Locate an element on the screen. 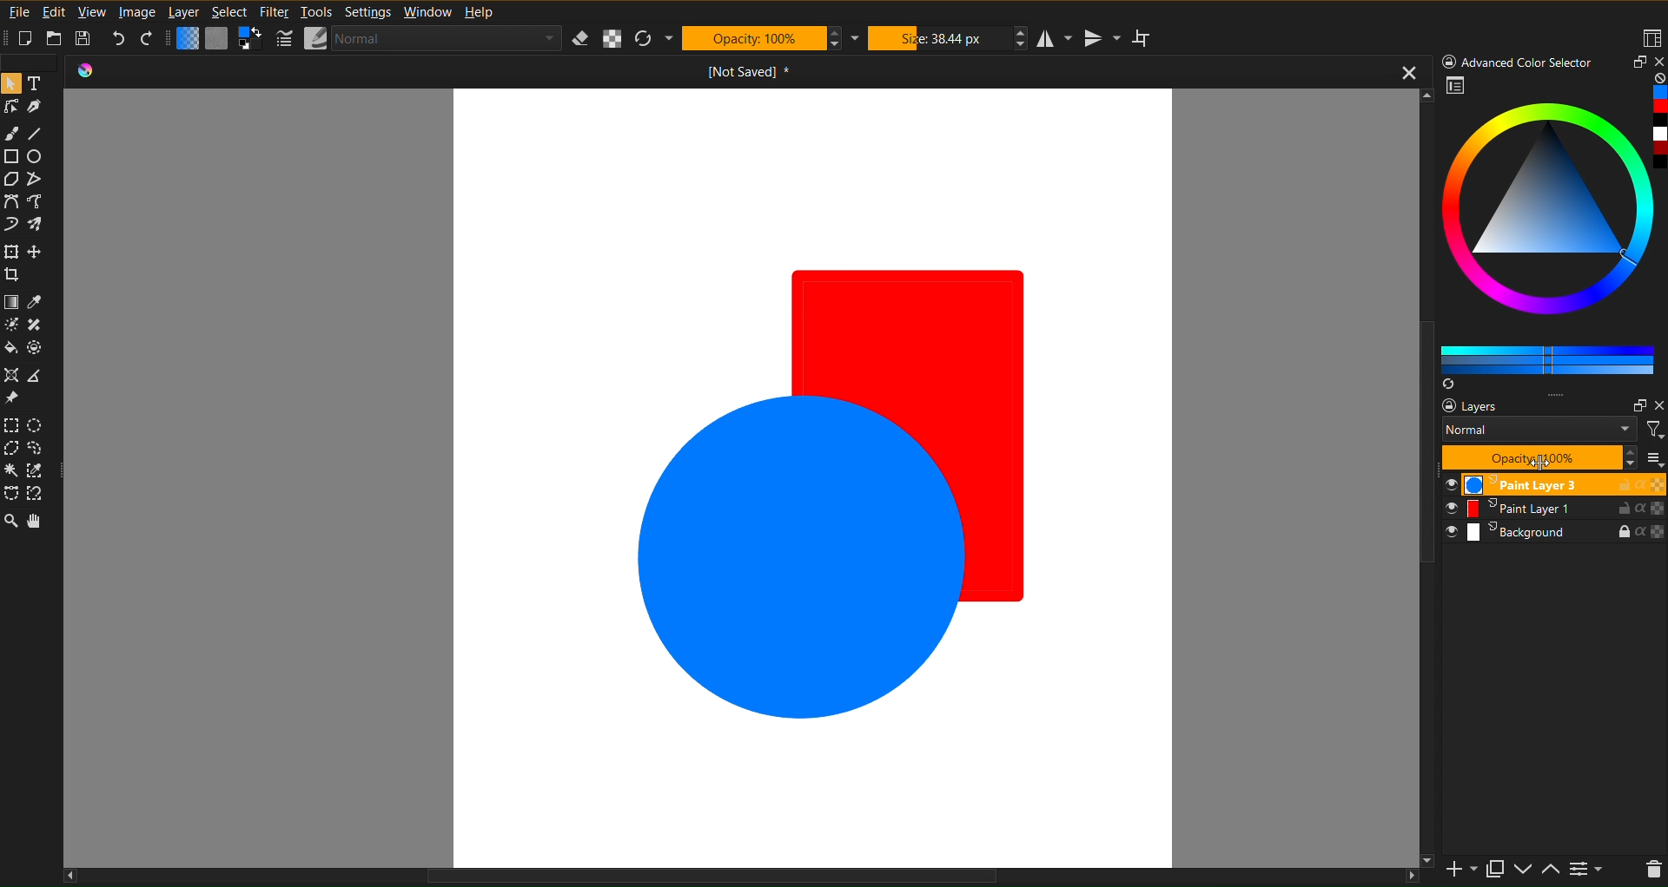 The height and width of the screenshot is (887, 1668). Selection Tool is located at coordinates (11, 425).